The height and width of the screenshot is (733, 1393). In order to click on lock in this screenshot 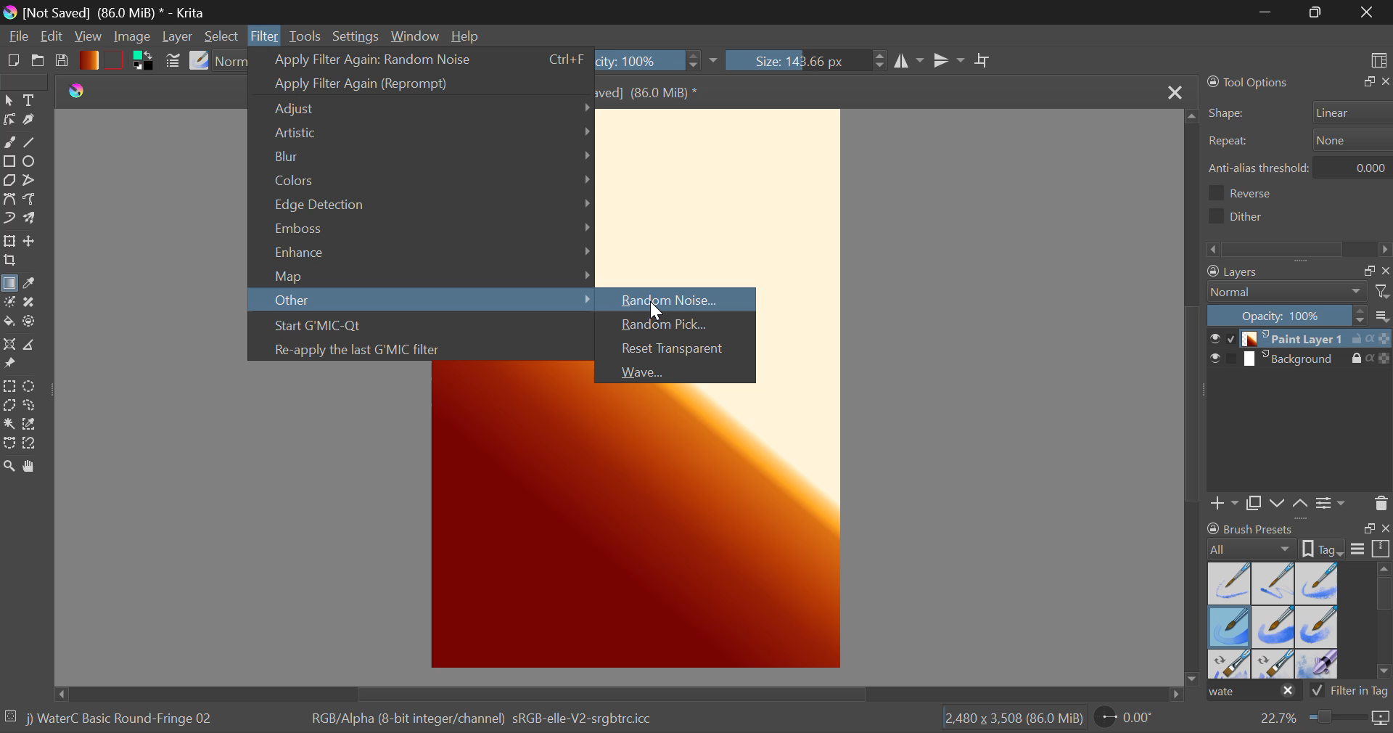, I will do `click(1359, 359)`.